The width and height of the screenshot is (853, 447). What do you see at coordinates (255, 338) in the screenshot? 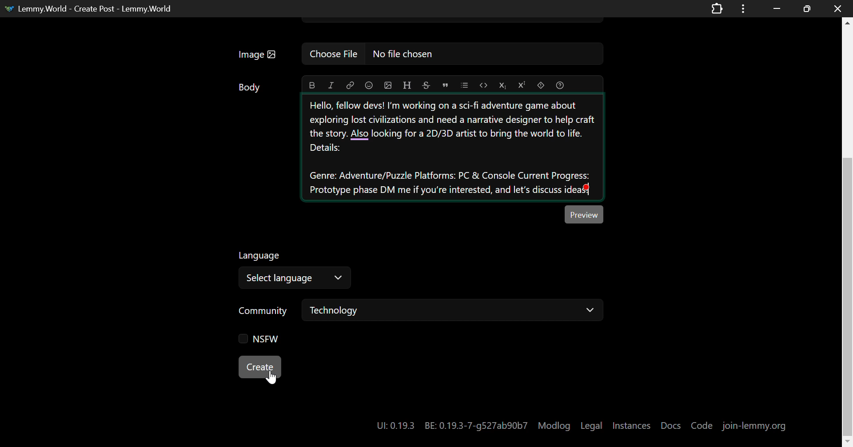
I see `NSFW` at bounding box center [255, 338].